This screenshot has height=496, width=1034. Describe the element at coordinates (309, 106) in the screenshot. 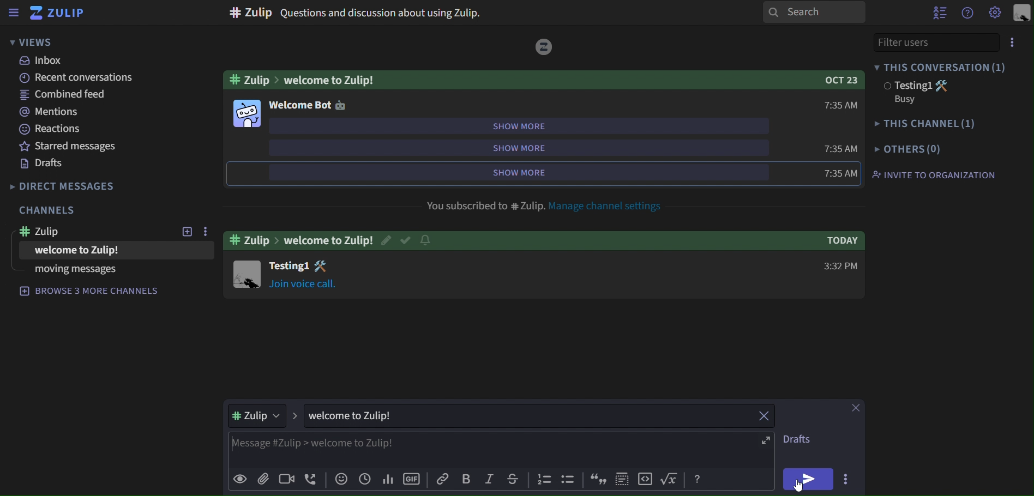

I see `welcome bot` at that location.